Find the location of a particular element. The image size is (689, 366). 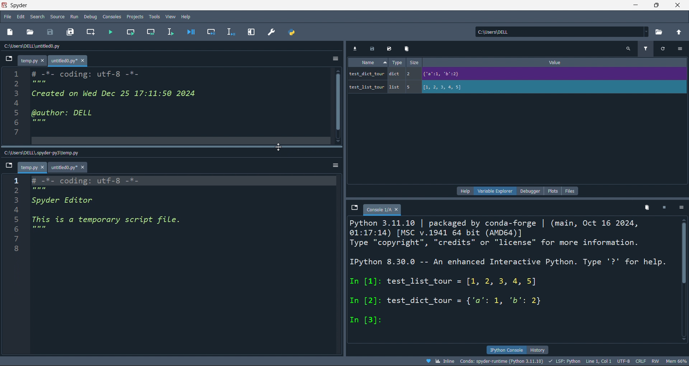

OPEN FILE is located at coordinates (30, 32).